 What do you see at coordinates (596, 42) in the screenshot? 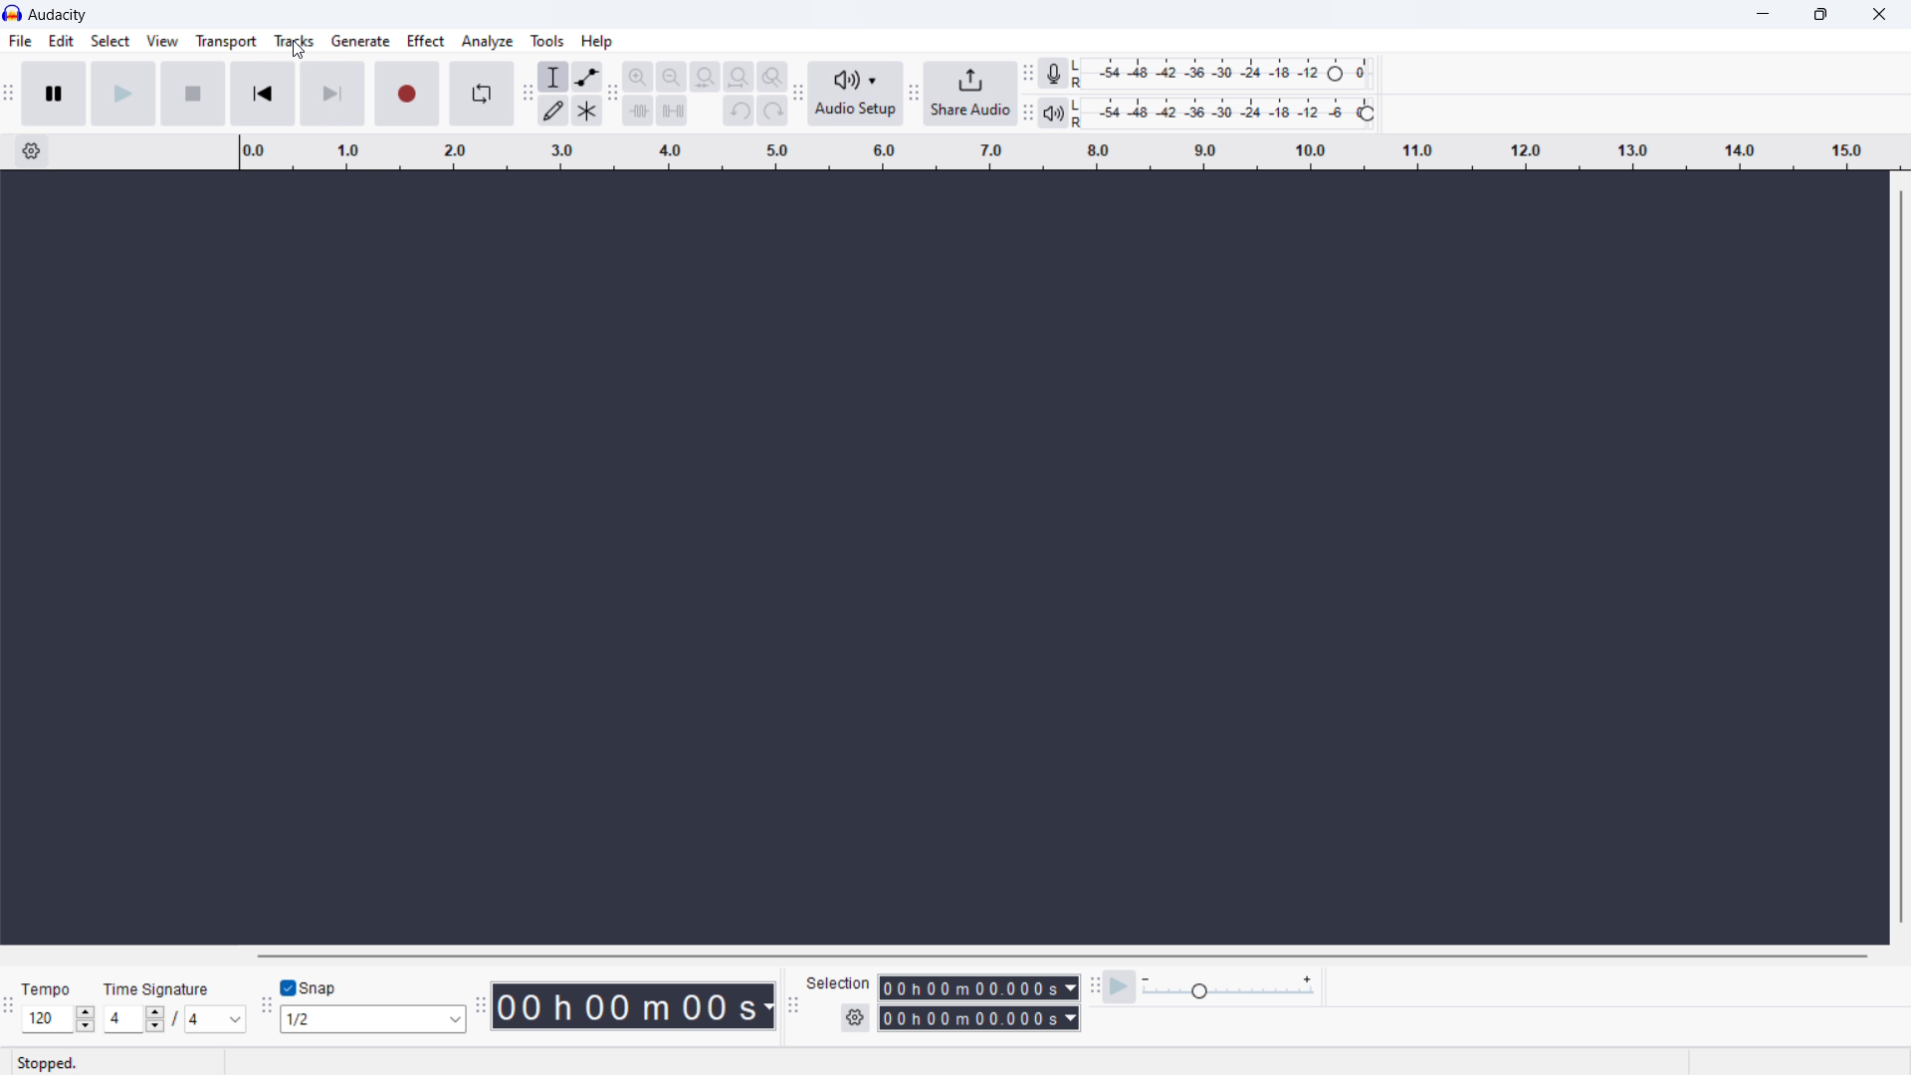
I see `help` at bounding box center [596, 42].